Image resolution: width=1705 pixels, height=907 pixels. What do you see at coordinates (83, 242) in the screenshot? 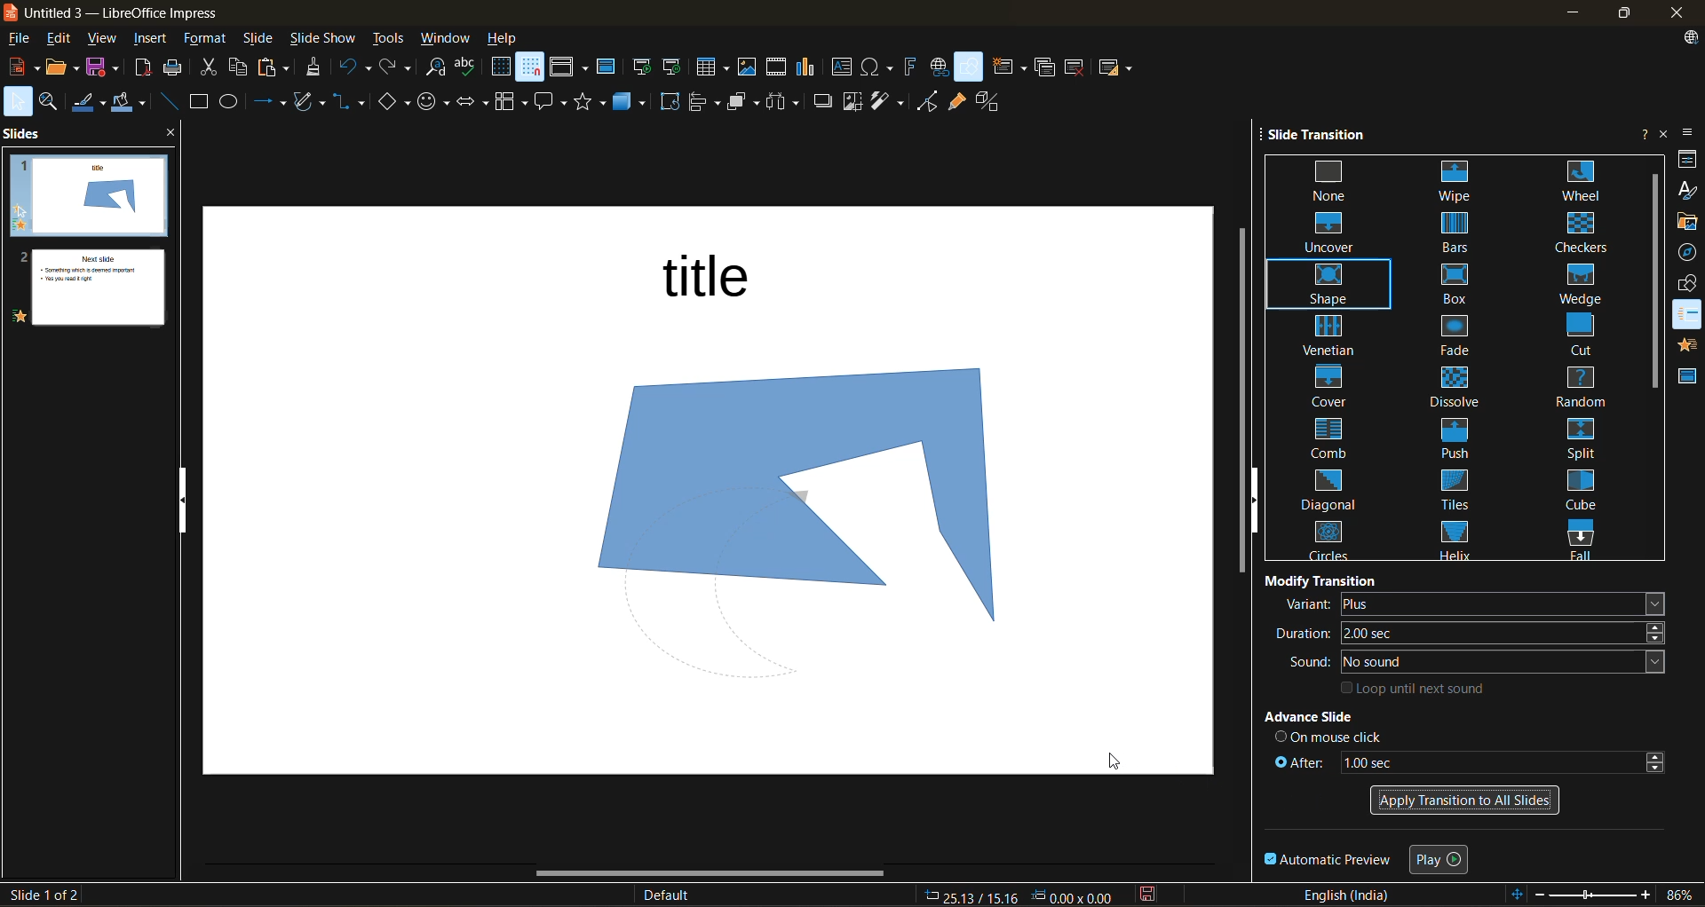
I see `slides` at bounding box center [83, 242].